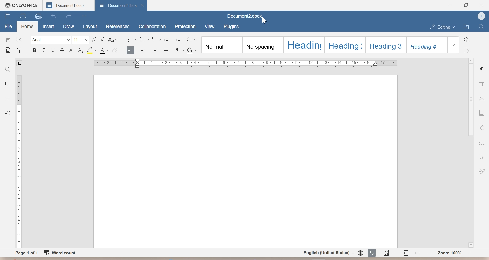  What do you see at coordinates (20, 39) in the screenshot?
I see `Cut` at bounding box center [20, 39].